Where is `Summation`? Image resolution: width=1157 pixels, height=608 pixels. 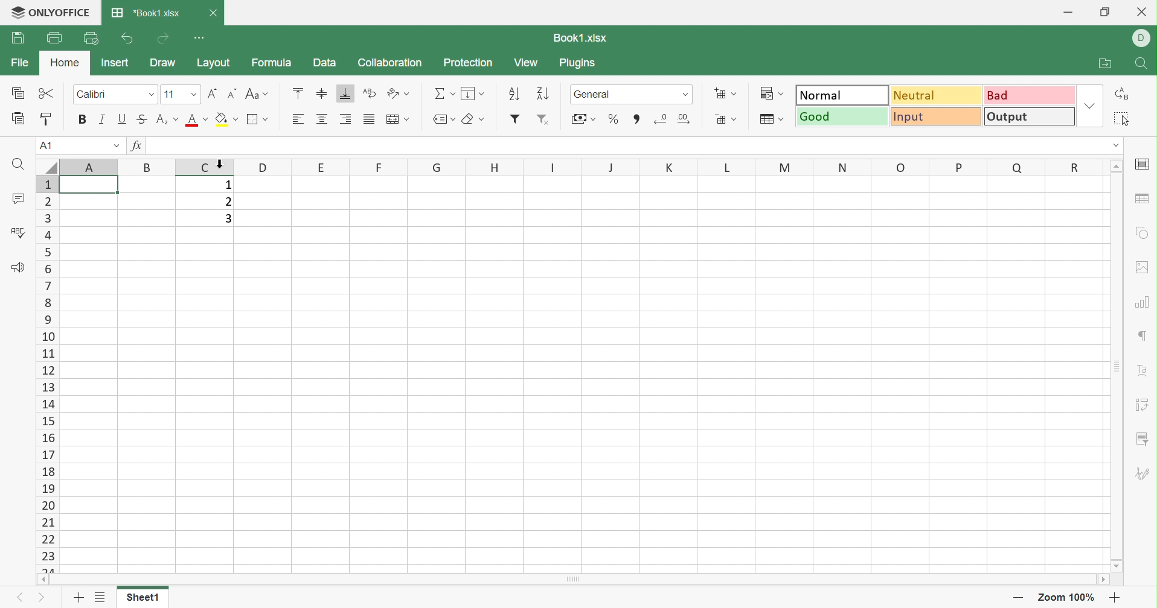 Summation is located at coordinates (439, 94).